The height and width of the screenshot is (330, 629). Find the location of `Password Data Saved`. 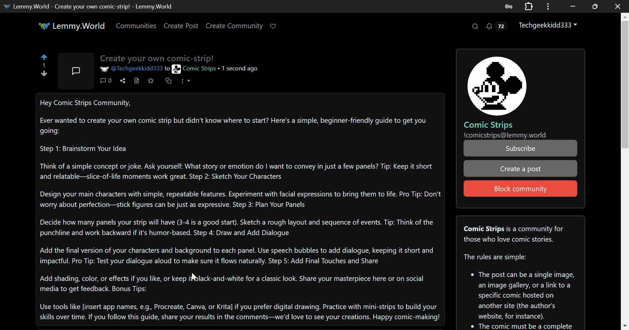

Password Data Saved is located at coordinates (509, 6).